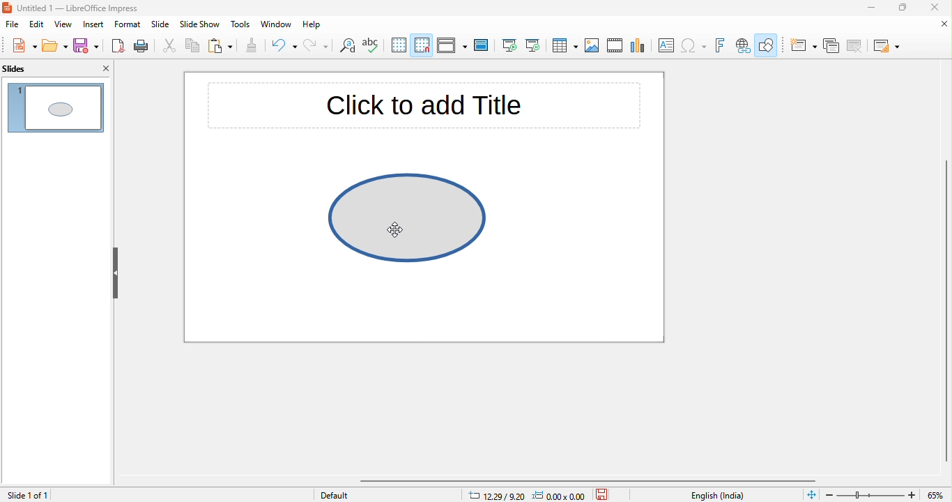 This screenshot has height=502, width=952. I want to click on close, so click(106, 69).